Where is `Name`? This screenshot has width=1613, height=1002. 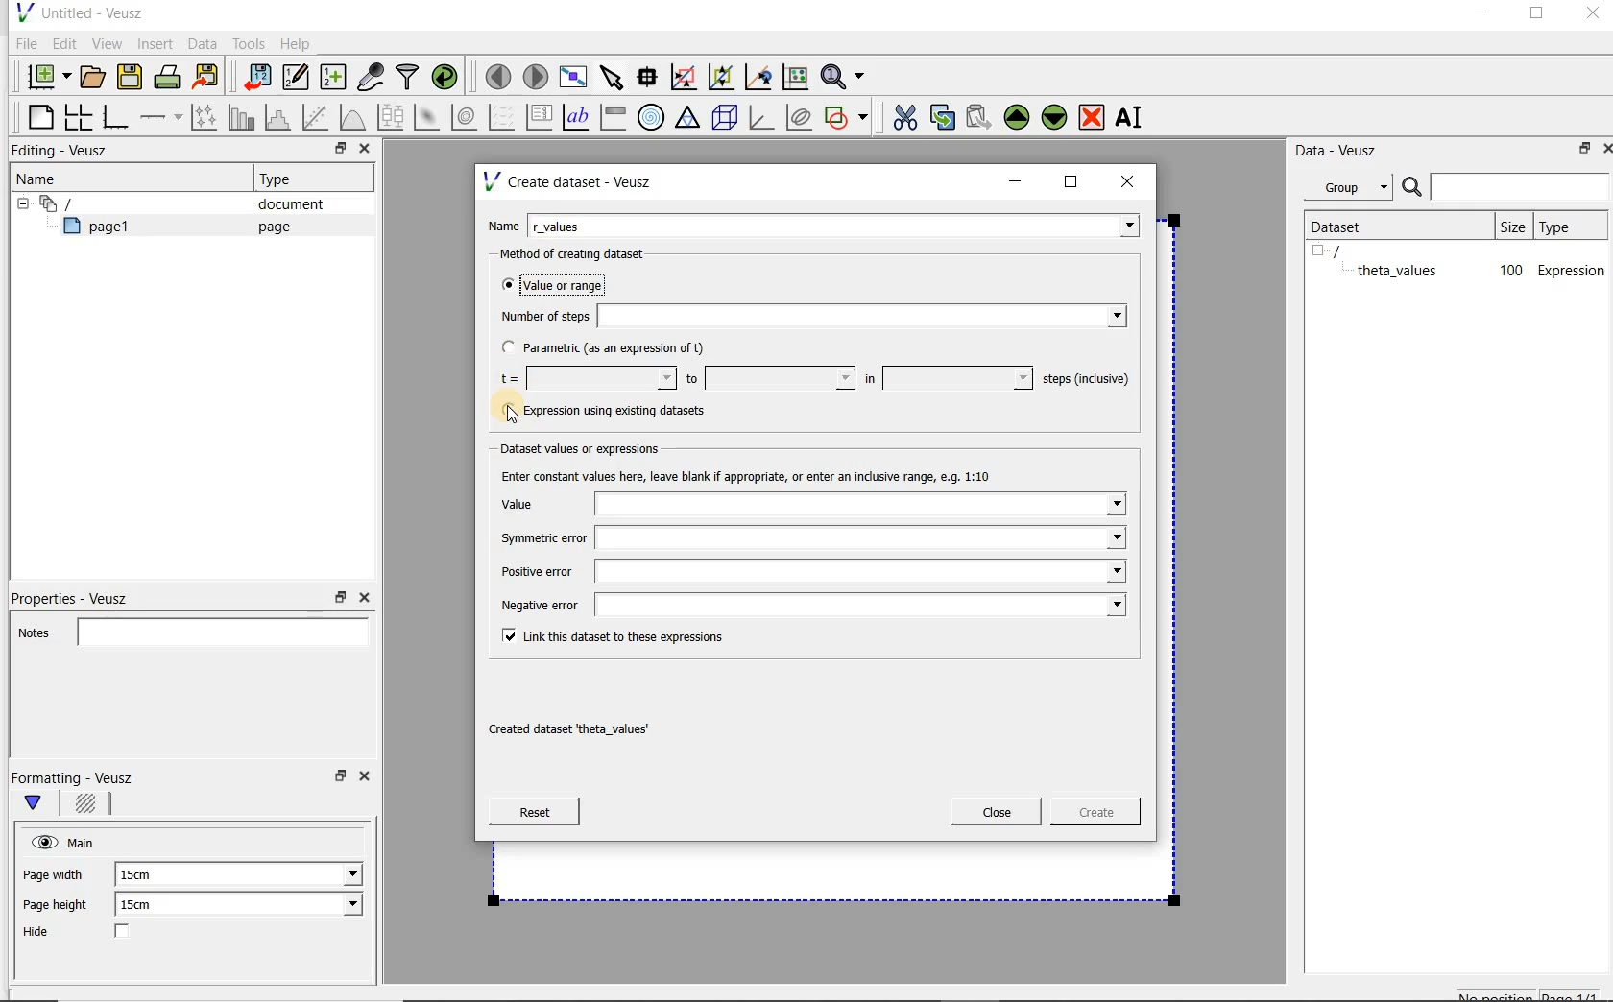 Name is located at coordinates (503, 224).